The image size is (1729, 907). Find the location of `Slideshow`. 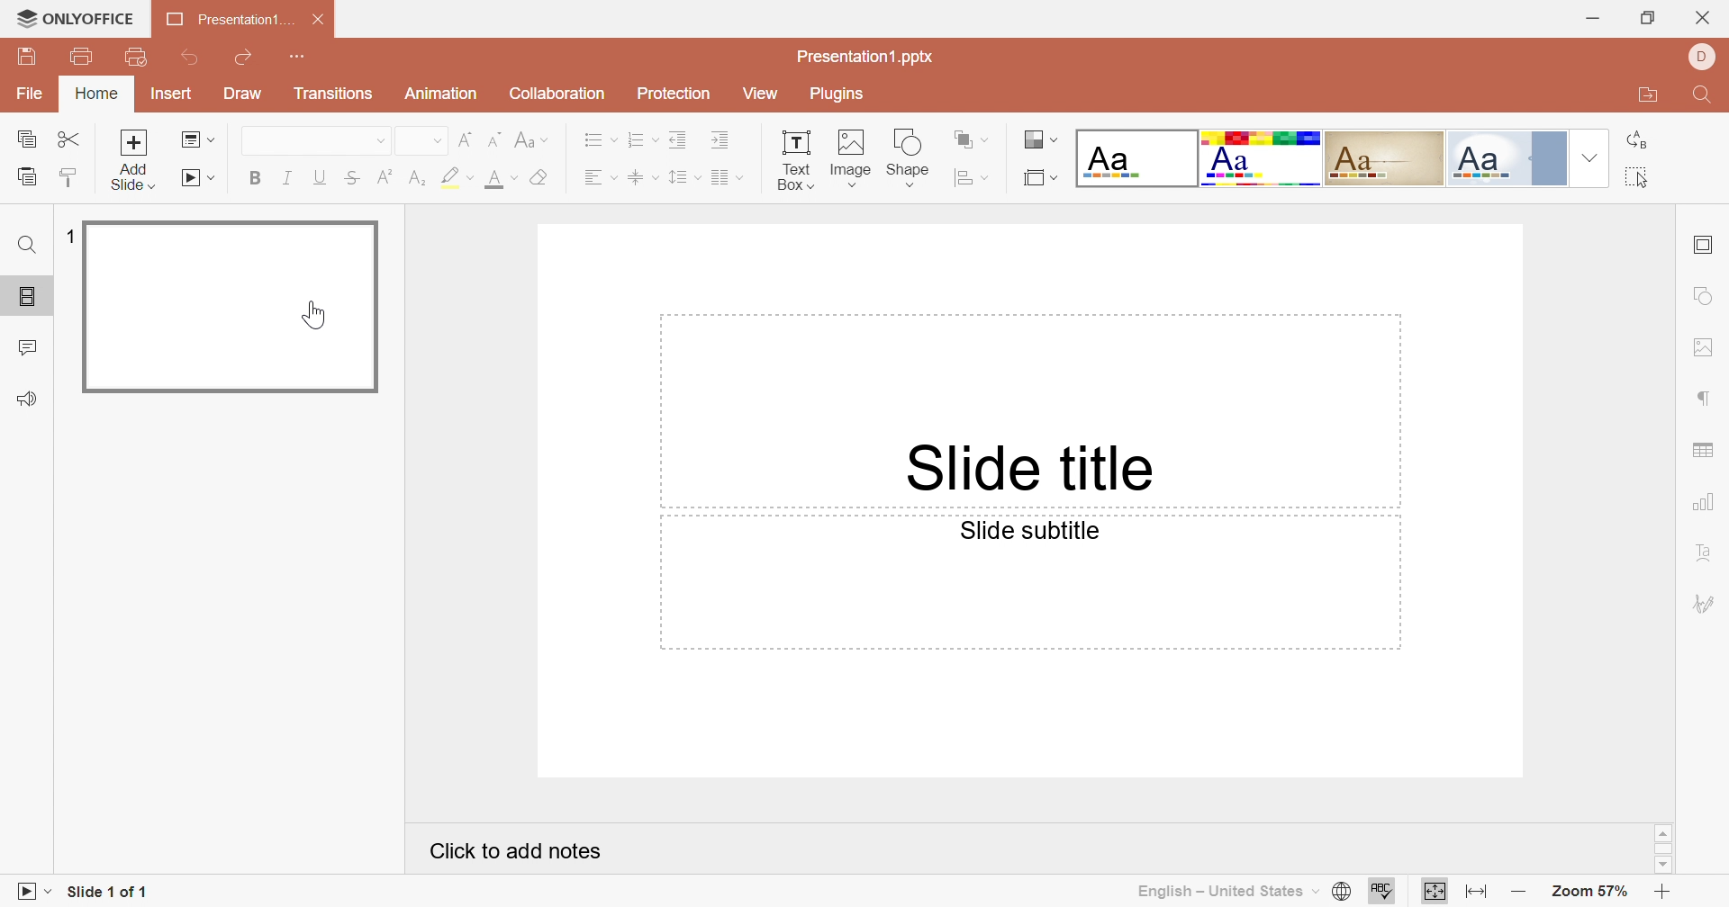

Slideshow is located at coordinates (25, 892).